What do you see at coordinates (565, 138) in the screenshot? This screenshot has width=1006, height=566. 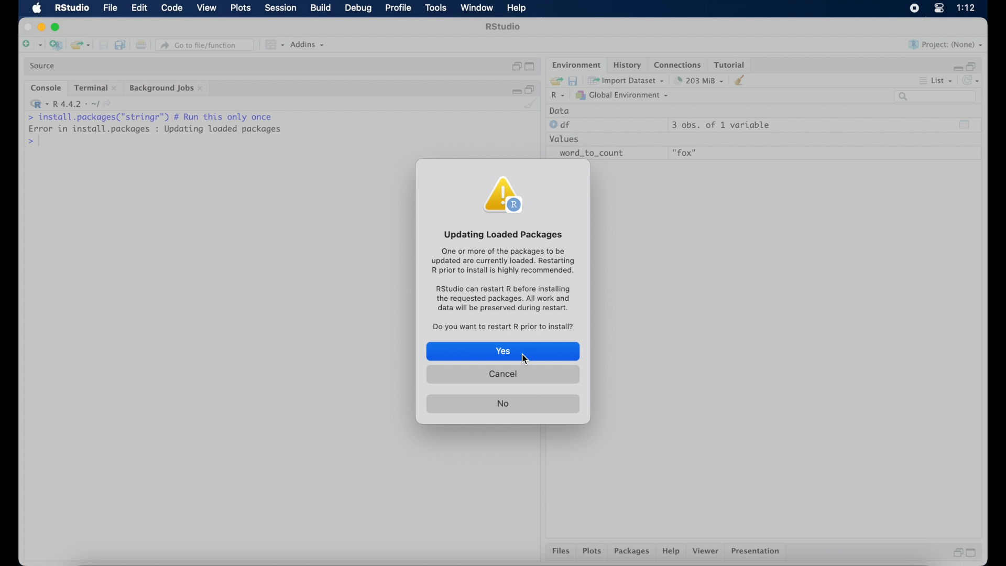 I see `values` at bounding box center [565, 138].